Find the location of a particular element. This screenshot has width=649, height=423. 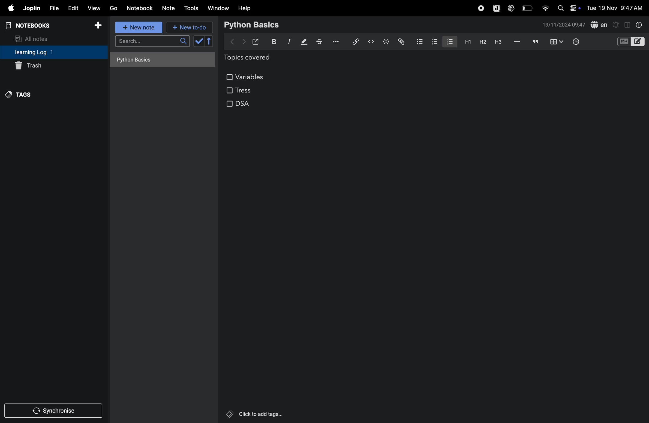

heading 2 is located at coordinates (482, 42).